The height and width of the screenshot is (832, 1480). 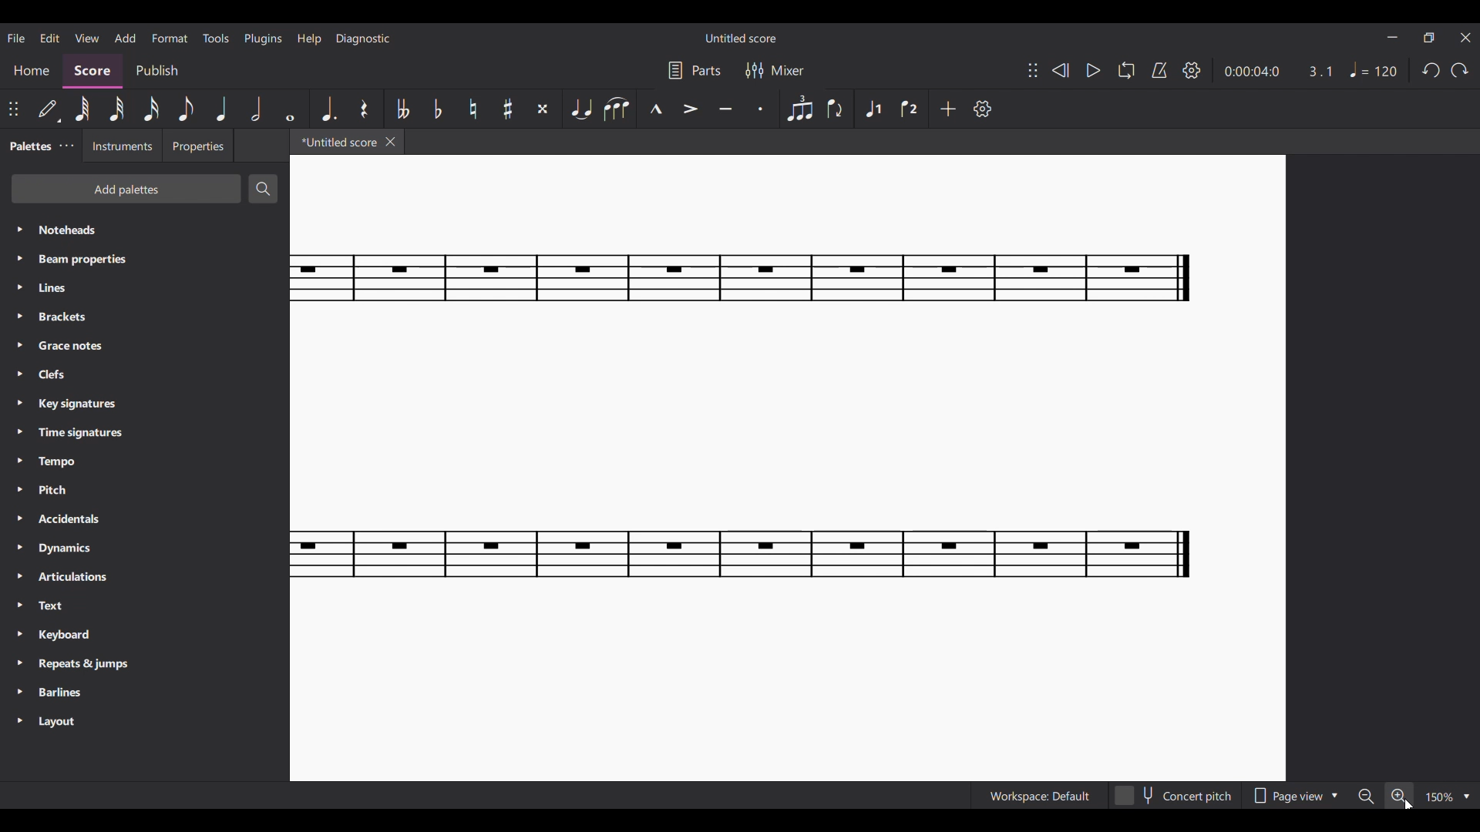 What do you see at coordinates (761, 109) in the screenshot?
I see `Staccato` at bounding box center [761, 109].